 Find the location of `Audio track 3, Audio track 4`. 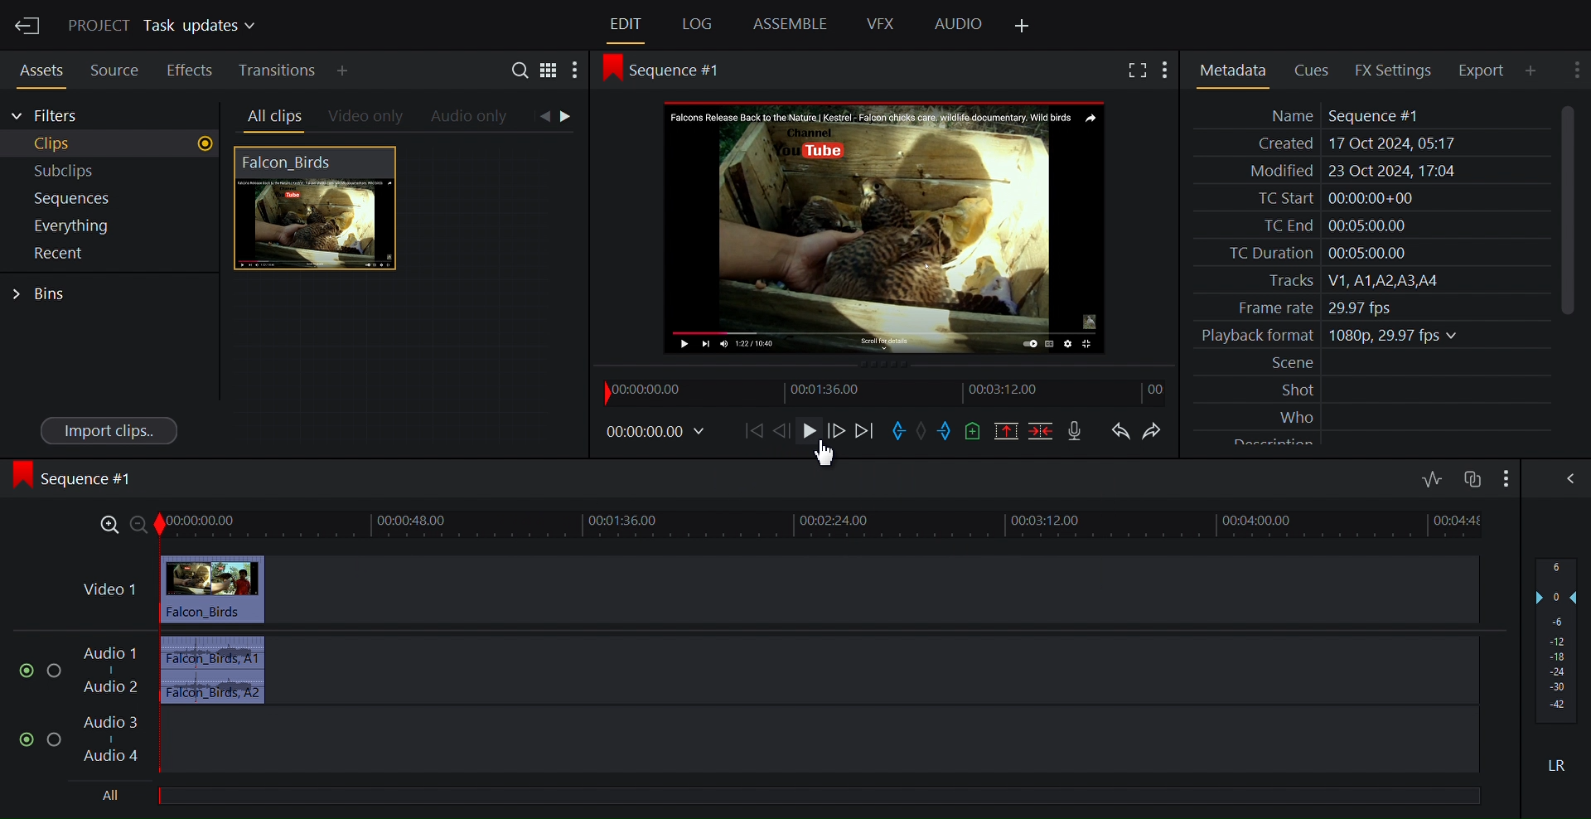

Audio track 3, Audio track 4 is located at coordinates (781, 740).